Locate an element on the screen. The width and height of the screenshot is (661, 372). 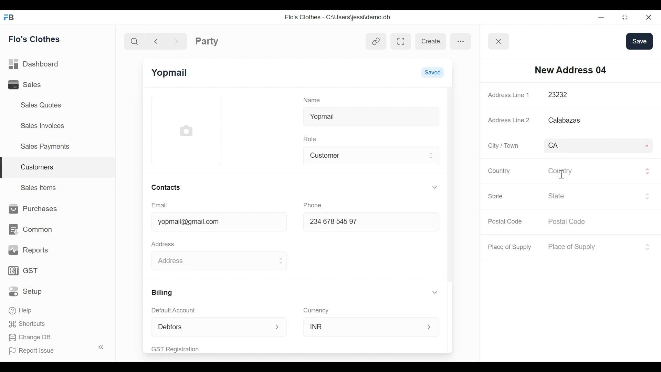
Yopmail is located at coordinates (170, 73).